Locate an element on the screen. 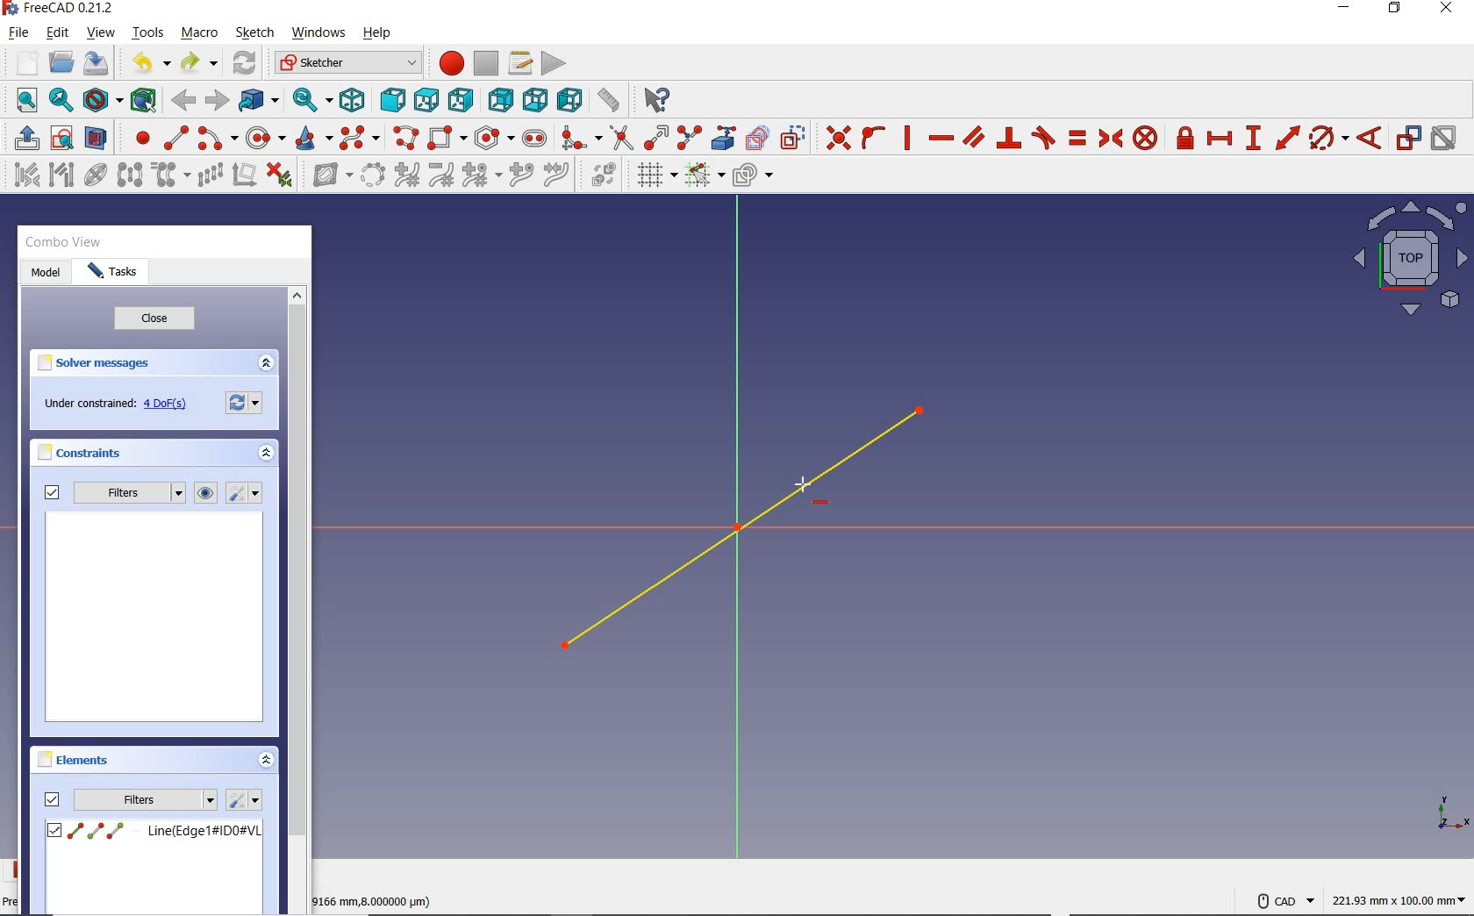  COLLAPSE is located at coordinates (265, 363).